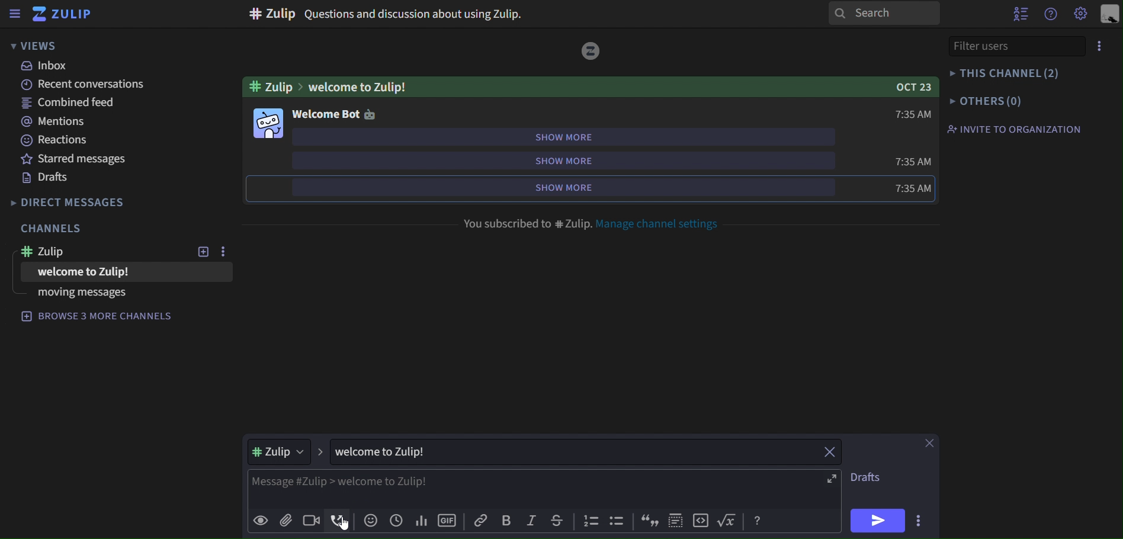 The image size is (1123, 539). What do you see at coordinates (583, 161) in the screenshot?
I see `show more` at bounding box center [583, 161].